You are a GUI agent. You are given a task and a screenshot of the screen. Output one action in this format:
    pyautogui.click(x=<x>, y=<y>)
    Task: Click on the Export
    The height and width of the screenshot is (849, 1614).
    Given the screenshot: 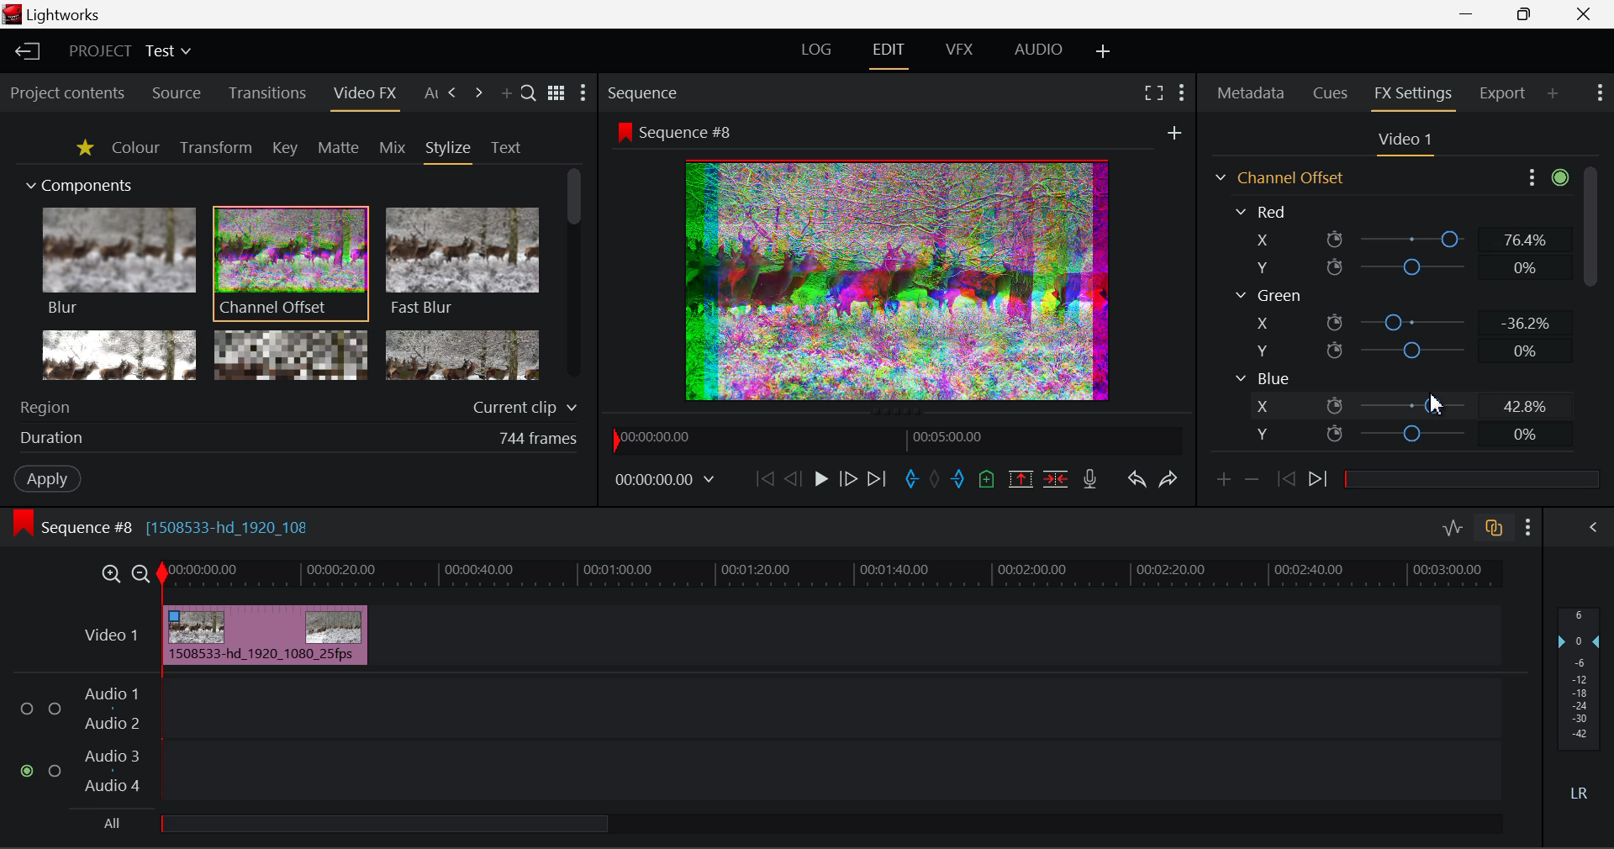 What is the action you would take?
    pyautogui.click(x=1503, y=93)
    